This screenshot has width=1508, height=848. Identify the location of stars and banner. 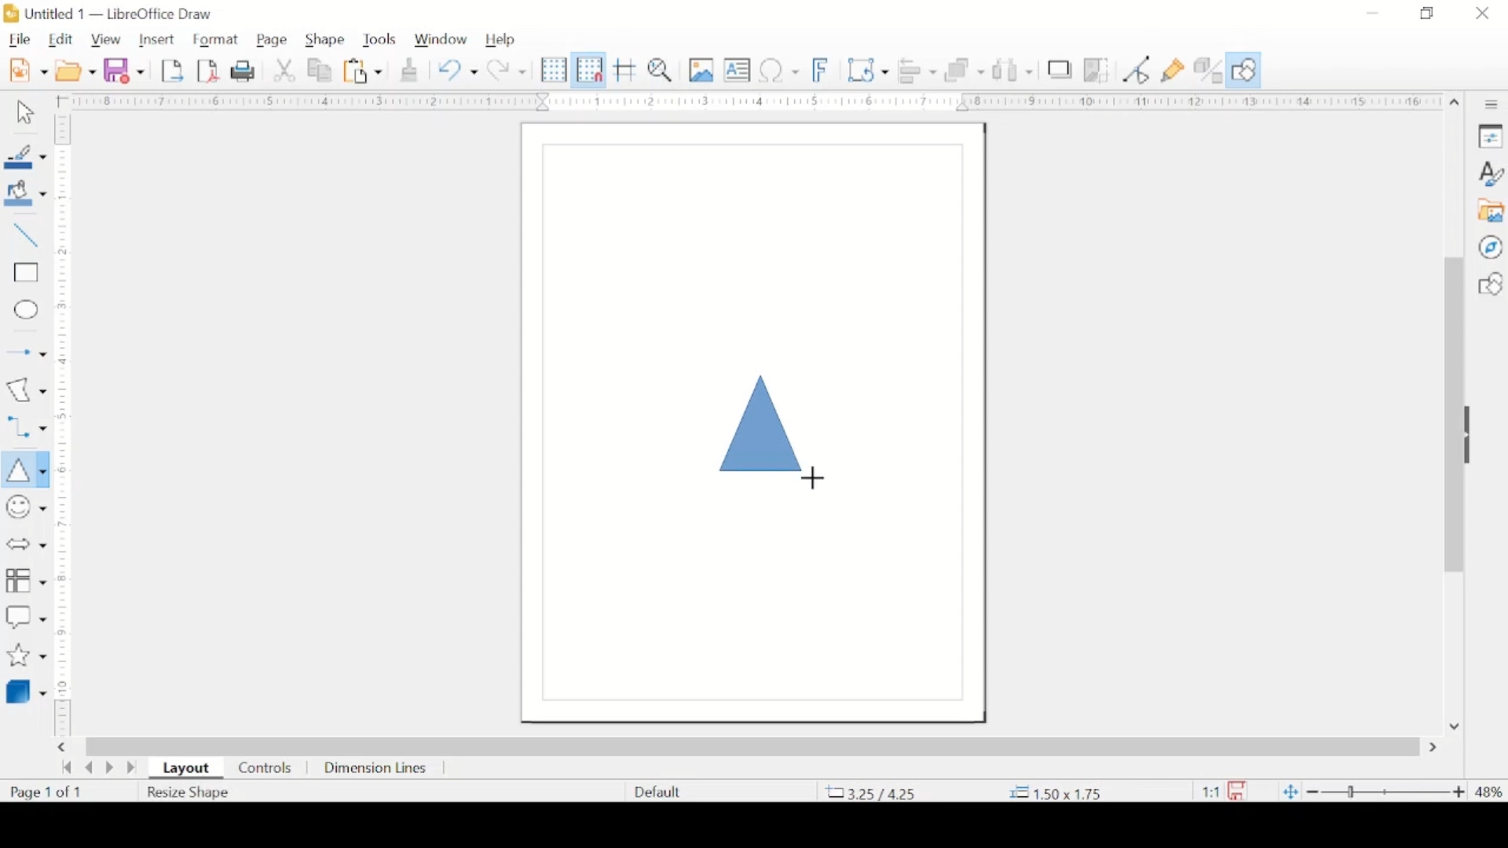
(25, 655).